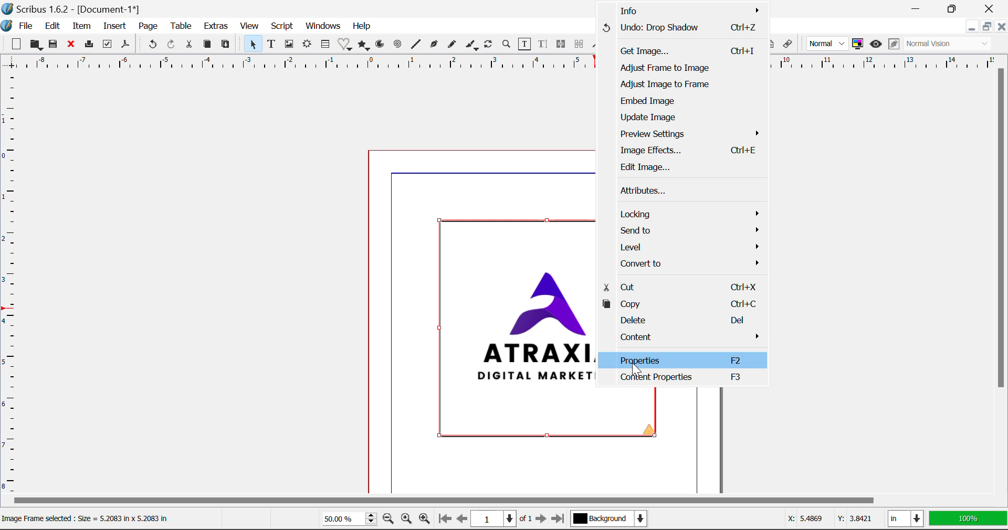 This screenshot has height=530, width=1008. What do you see at coordinates (13, 286) in the screenshot?
I see `Horizontal Page Margins` at bounding box center [13, 286].